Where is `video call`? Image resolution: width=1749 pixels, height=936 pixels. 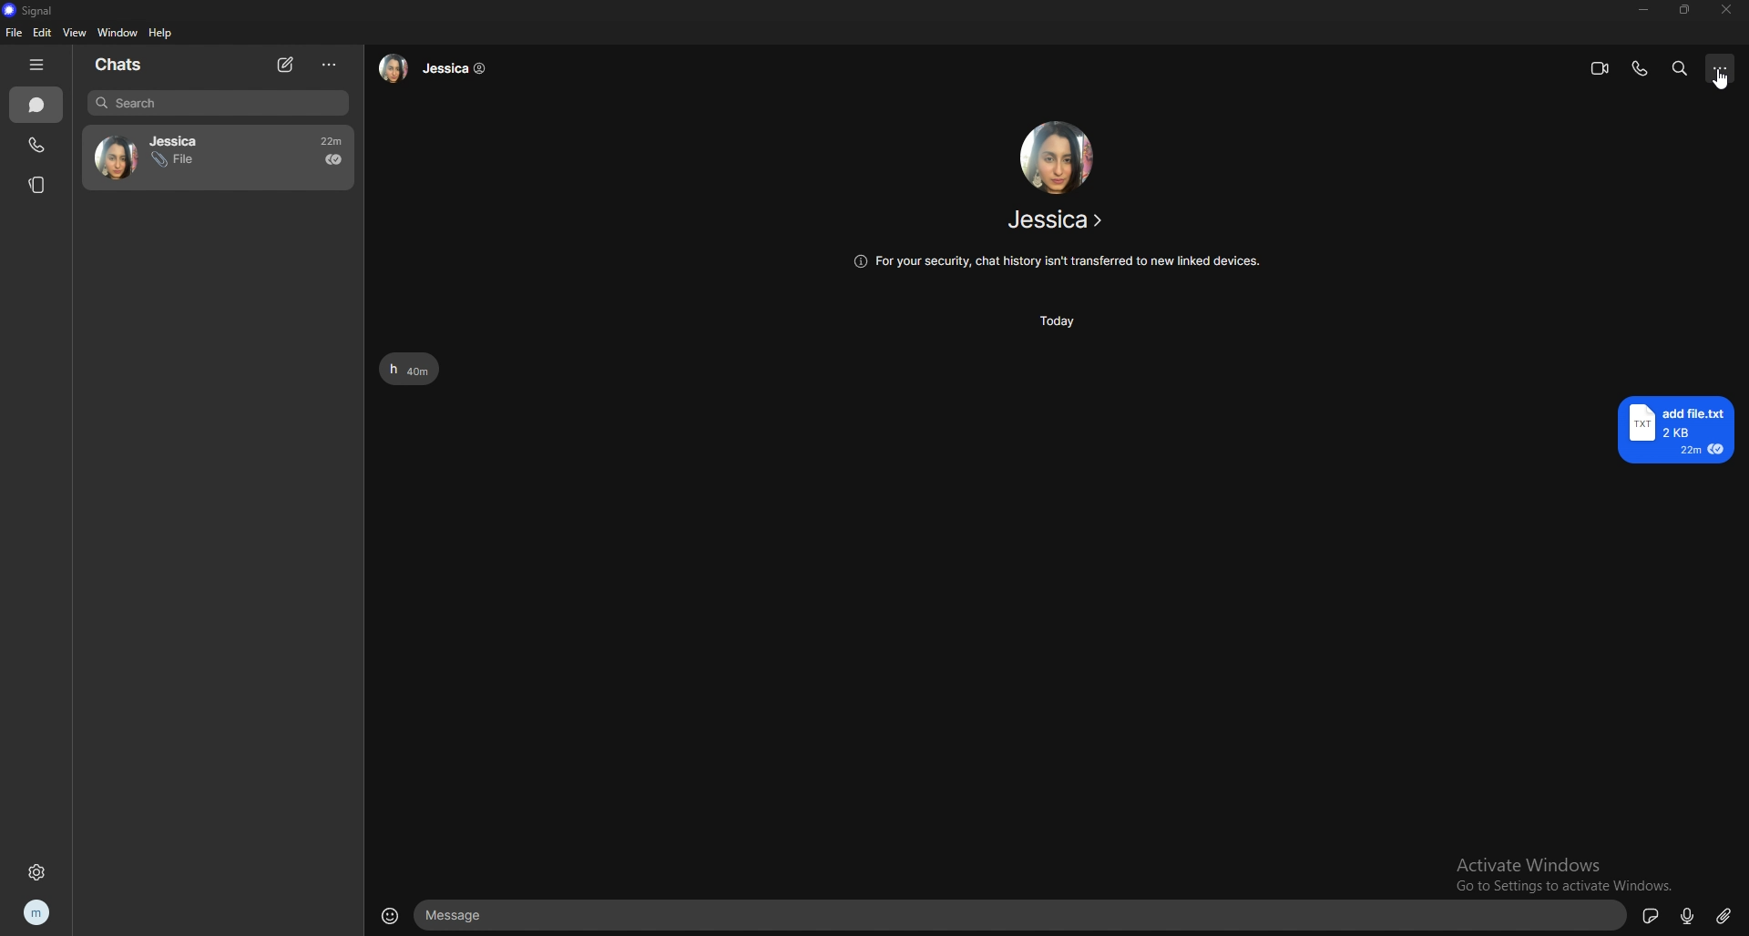 video call is located at coordinates (1601, 68).